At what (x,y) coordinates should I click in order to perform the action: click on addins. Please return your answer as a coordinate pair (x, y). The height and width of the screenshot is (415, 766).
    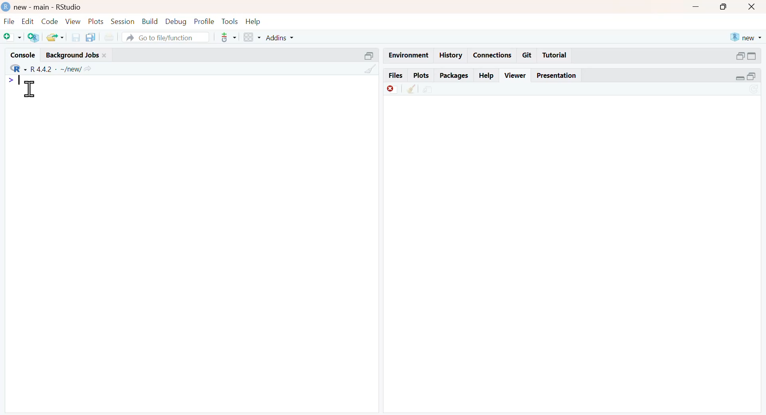
    Looking at the image, I should click on (280, 38).